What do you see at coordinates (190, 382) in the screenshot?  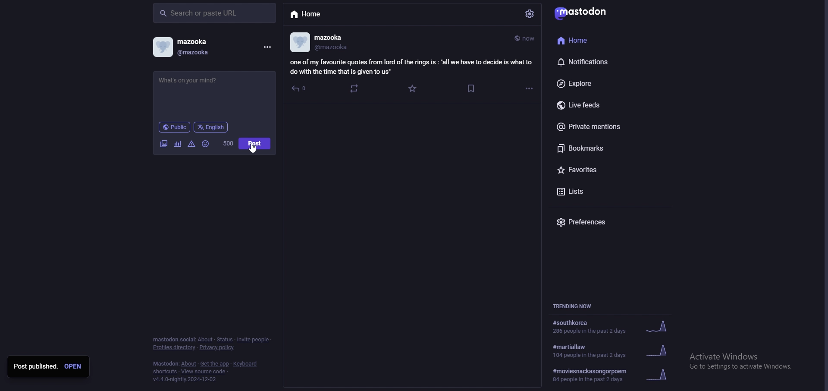 I see `Application version` at bounding box center [190, 382].